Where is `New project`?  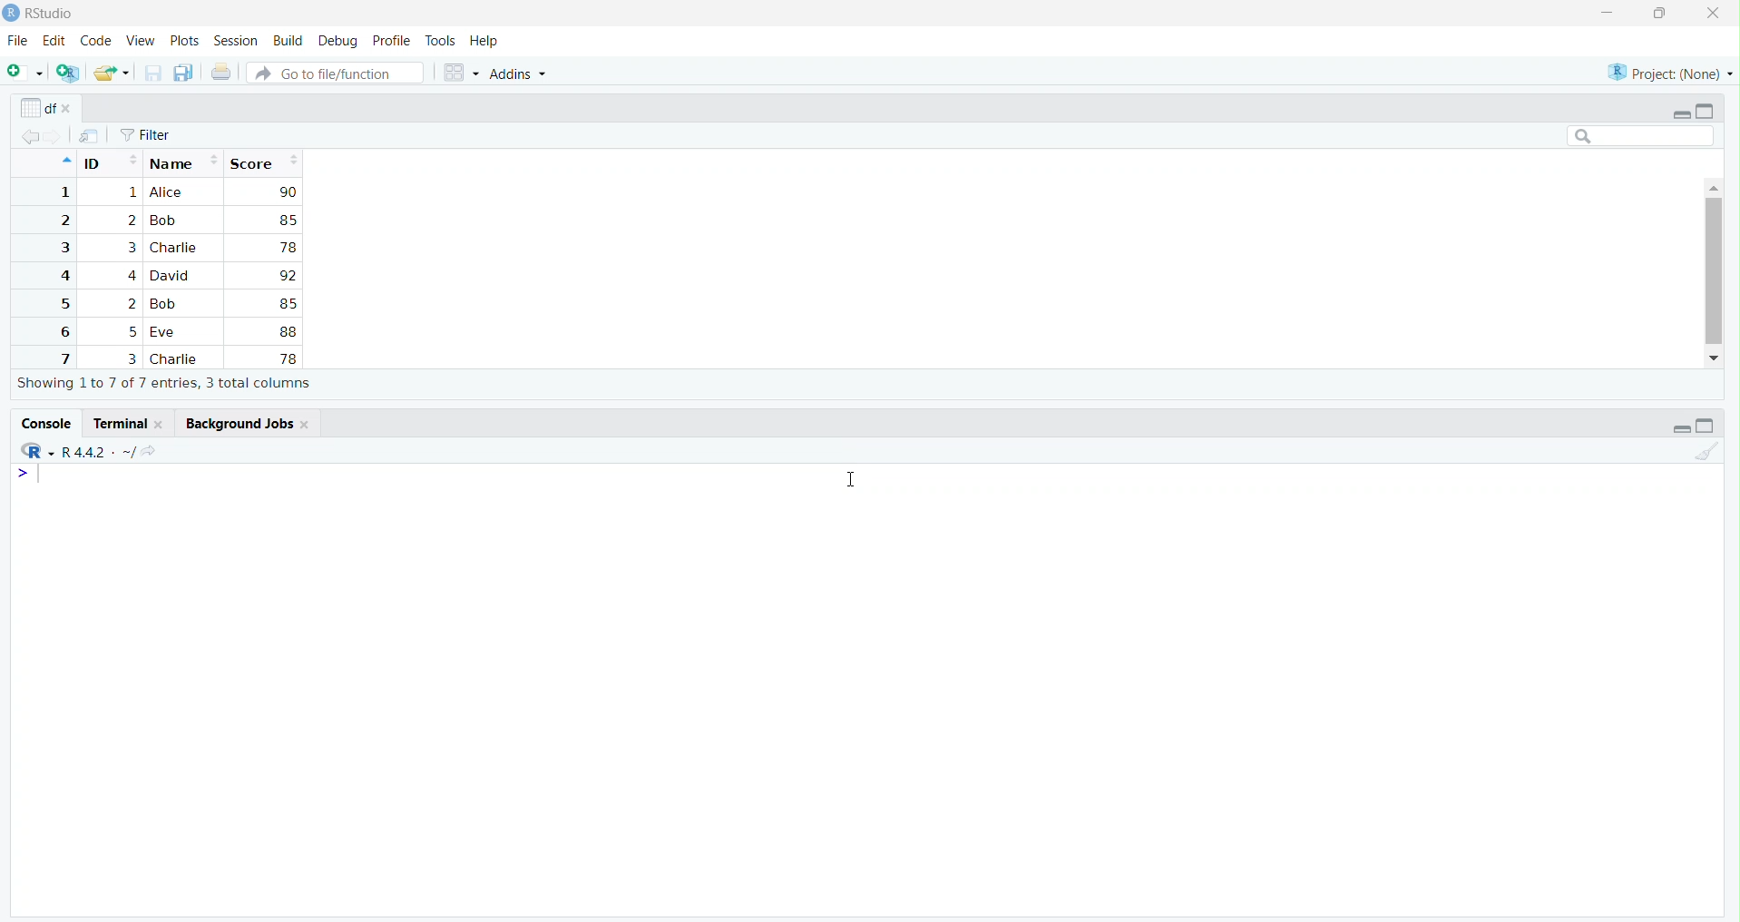 New project is located at coordinates (69, 74).